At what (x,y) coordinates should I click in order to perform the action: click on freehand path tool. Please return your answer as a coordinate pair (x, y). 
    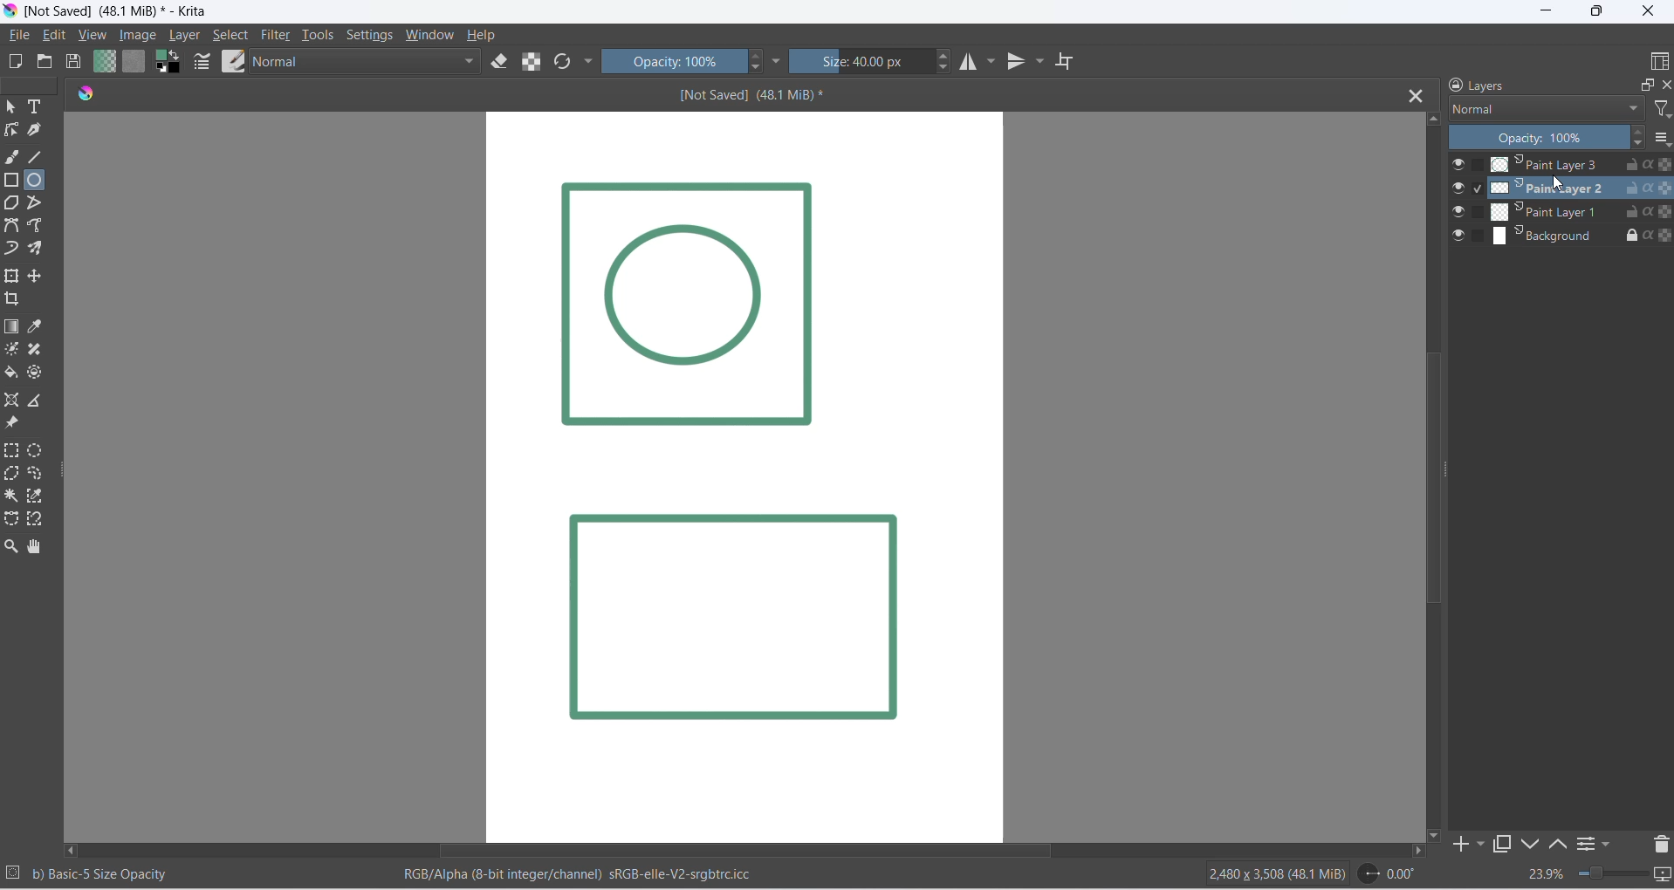
    Looking at the image, I should click on (41, 226).